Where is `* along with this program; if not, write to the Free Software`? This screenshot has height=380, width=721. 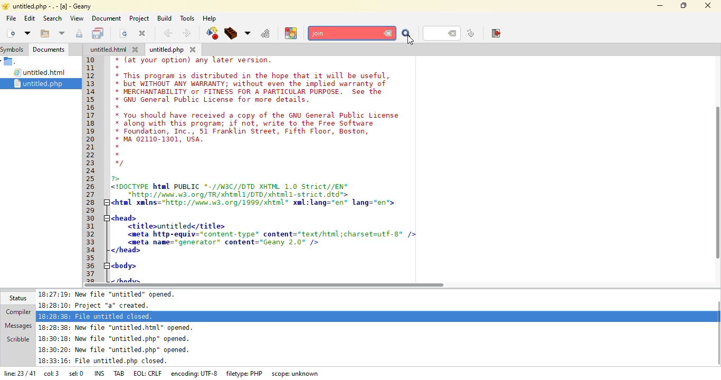
* along with this program; if not, write to the Free Software is located at coordinates (244, 124).